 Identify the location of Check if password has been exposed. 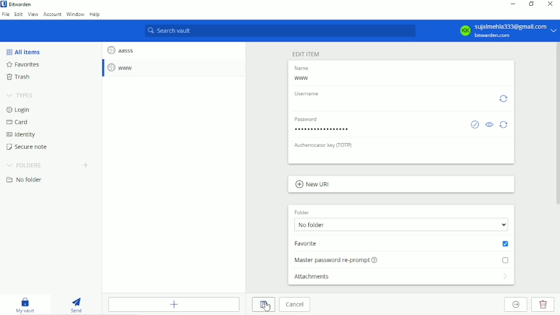
(474, 125).